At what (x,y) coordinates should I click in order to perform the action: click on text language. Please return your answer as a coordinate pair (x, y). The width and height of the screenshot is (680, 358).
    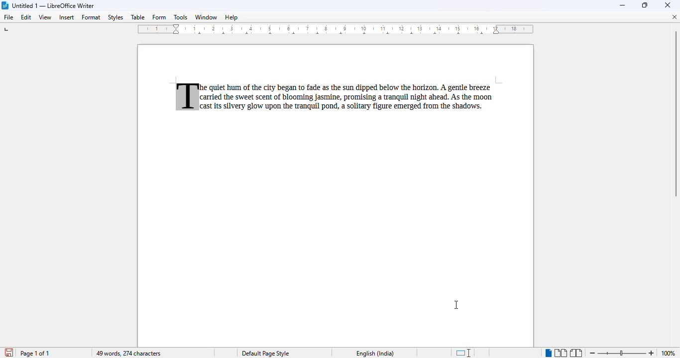
    Looking at the image, I should click on (375, 353).